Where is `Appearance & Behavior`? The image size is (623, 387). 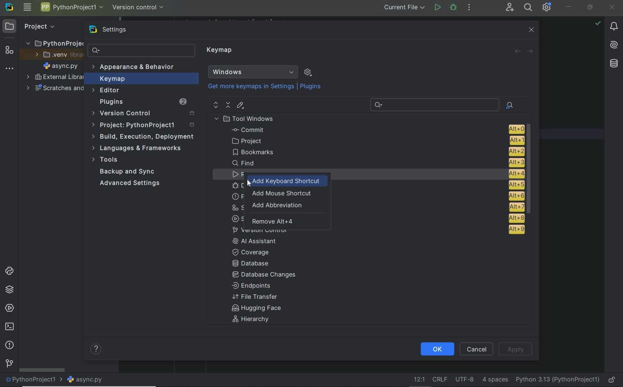 Appearance & Behavior is located at coordinates (134, 67).